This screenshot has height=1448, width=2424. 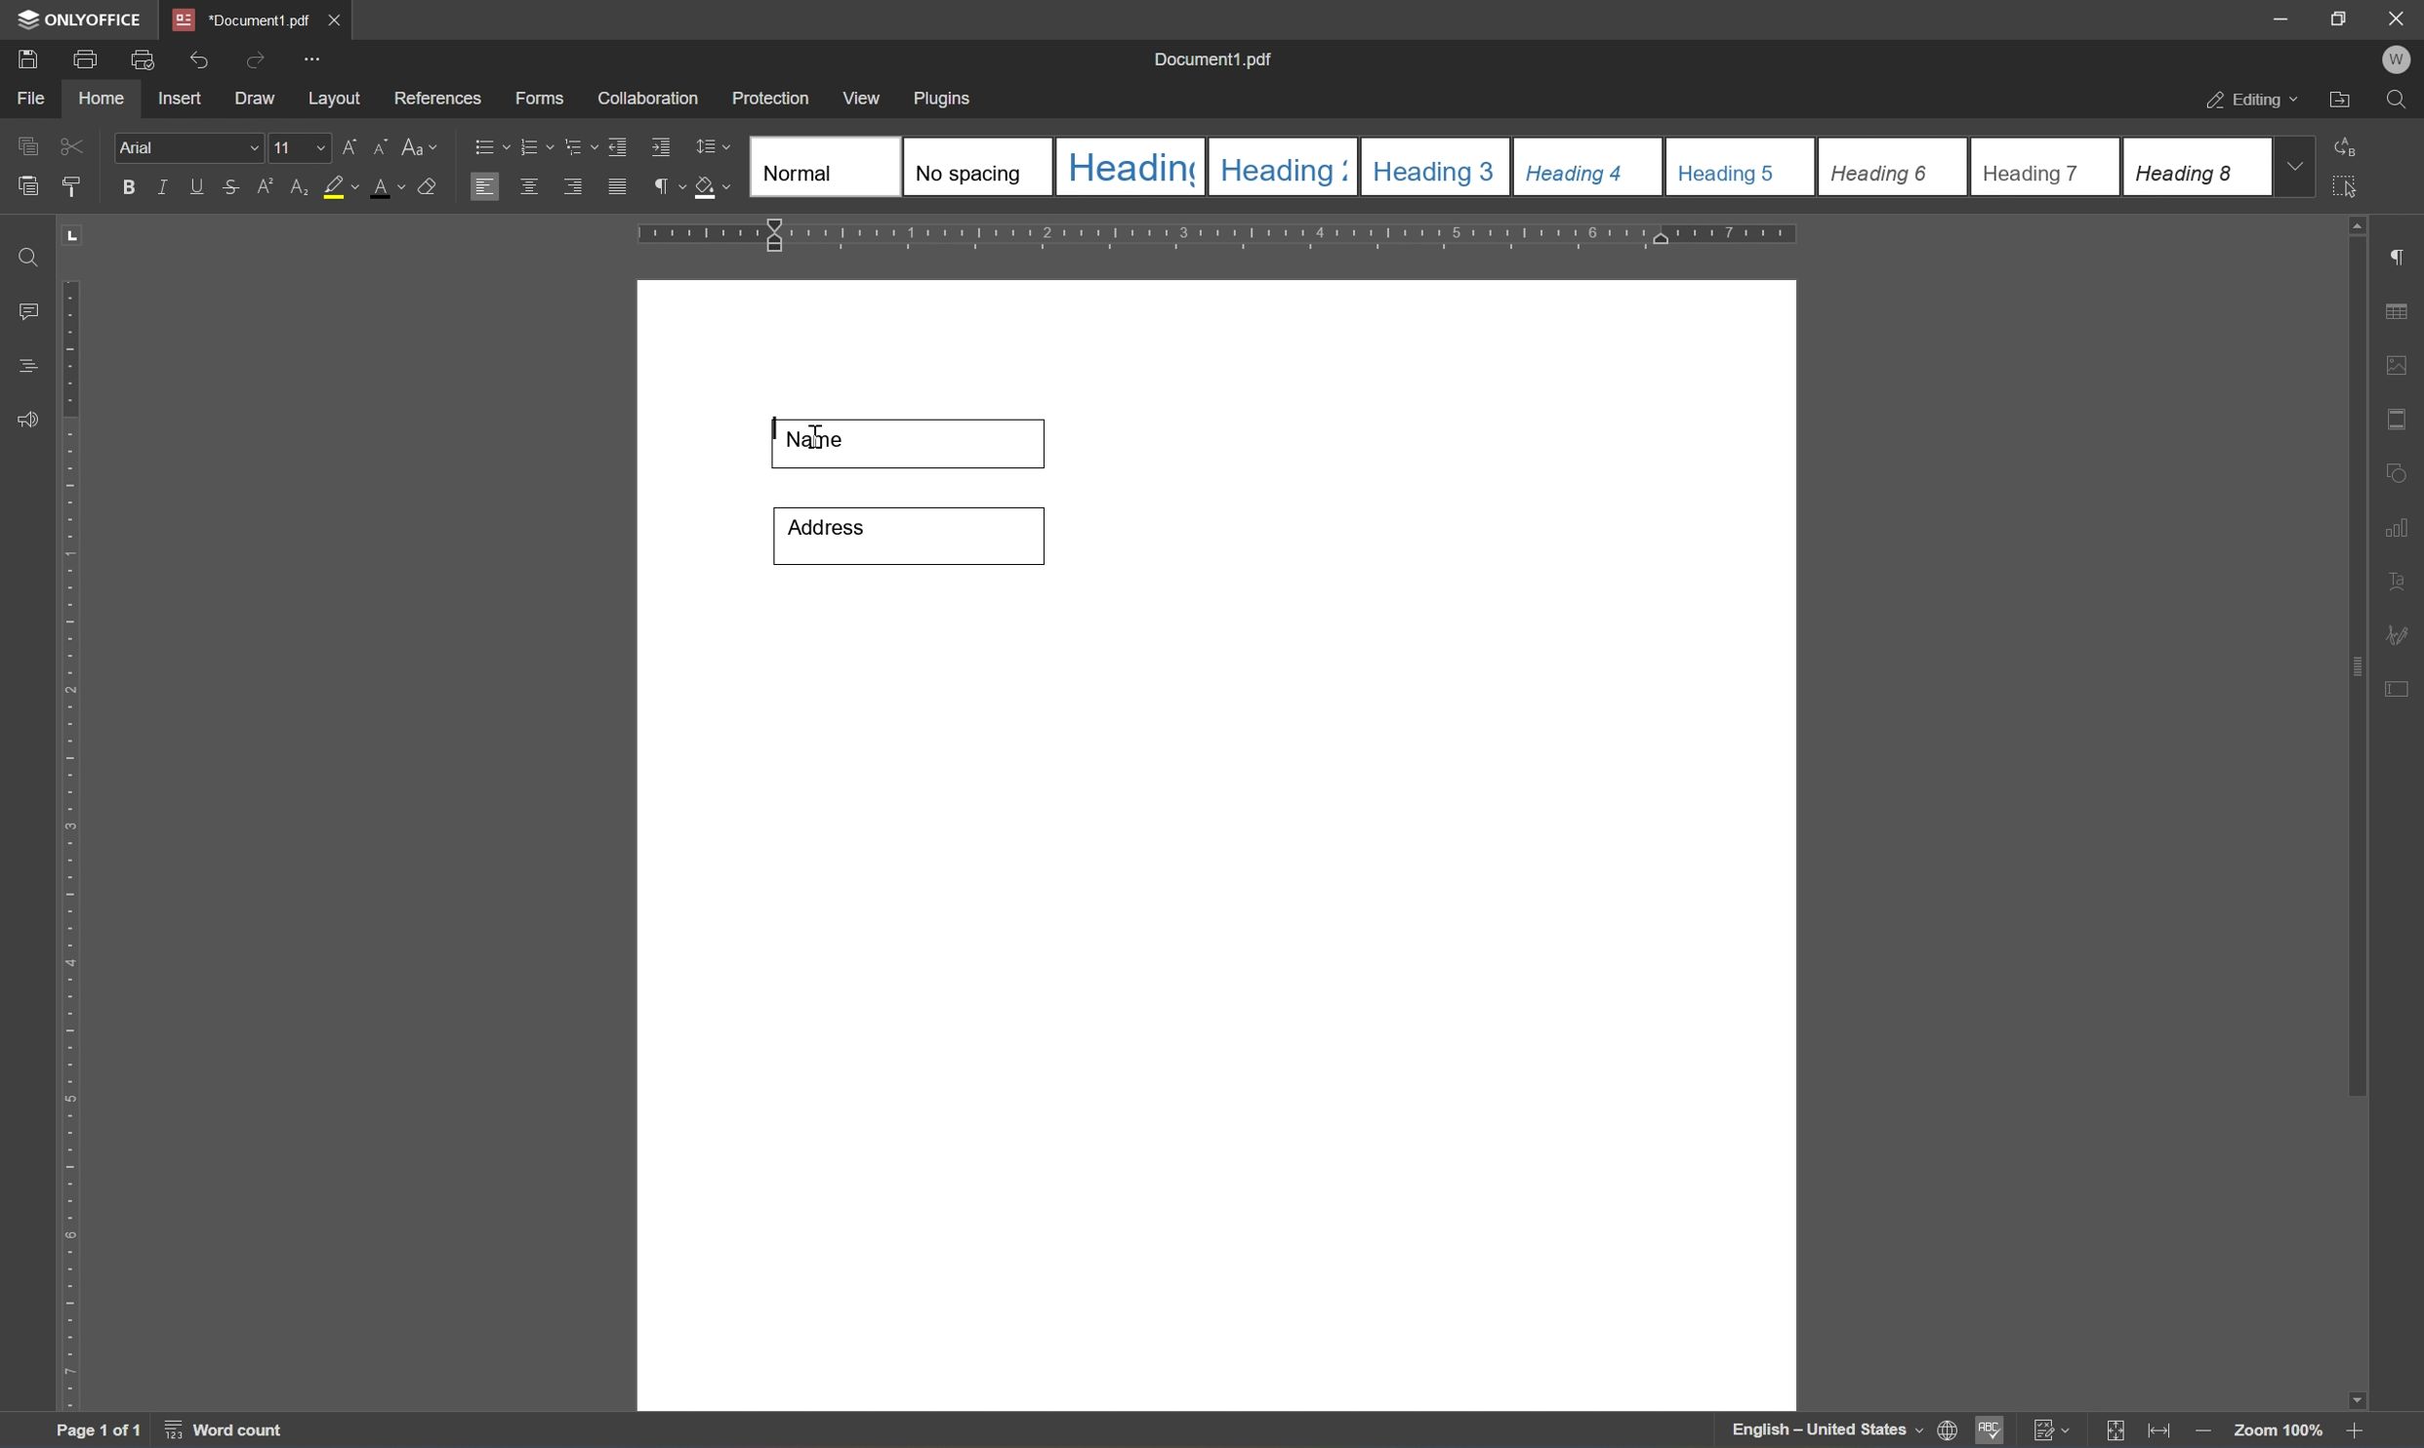 I want to click on signature settings, so click(x=2403, y=633).